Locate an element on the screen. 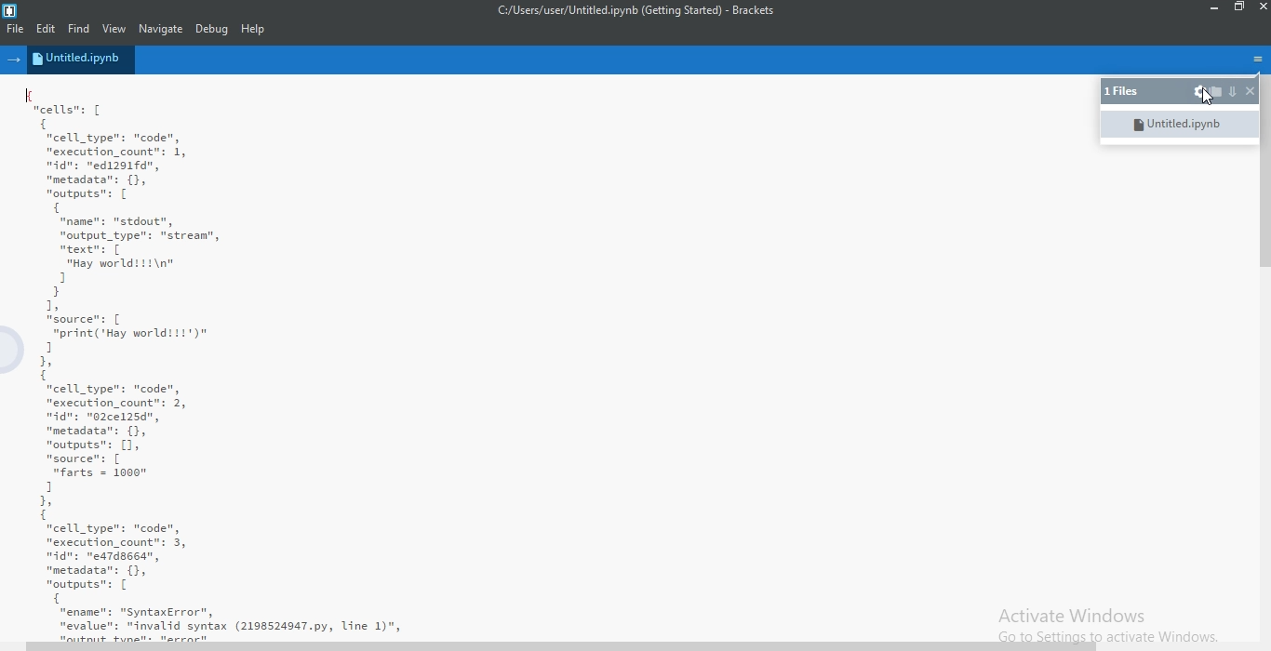 The image size is (1271, 651). File is located at coordinates (15, 30).